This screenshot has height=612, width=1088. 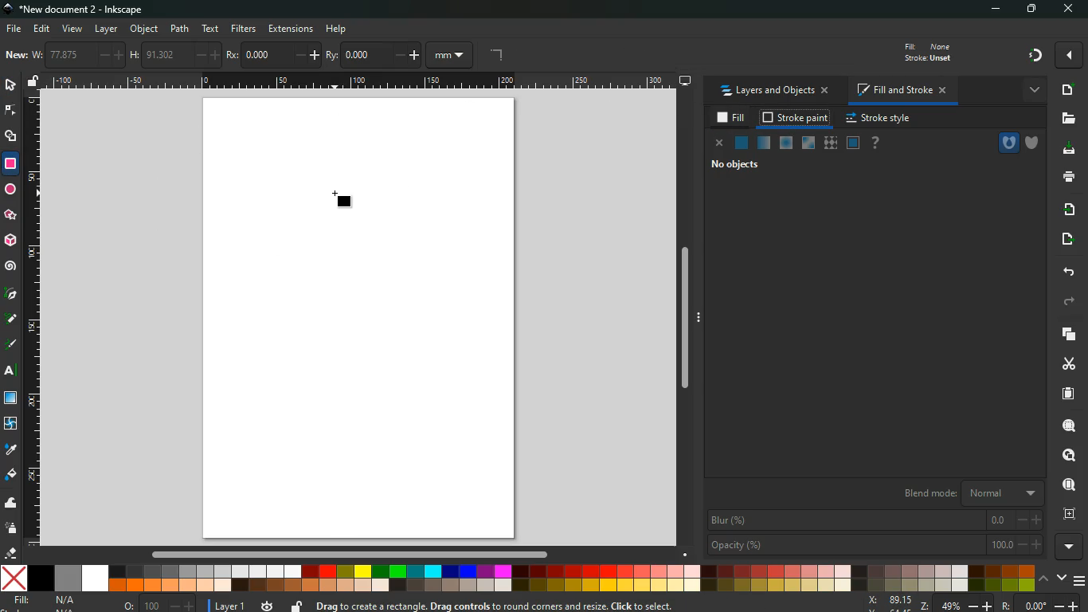 I want to click on more, so click(x=1070, y=55).